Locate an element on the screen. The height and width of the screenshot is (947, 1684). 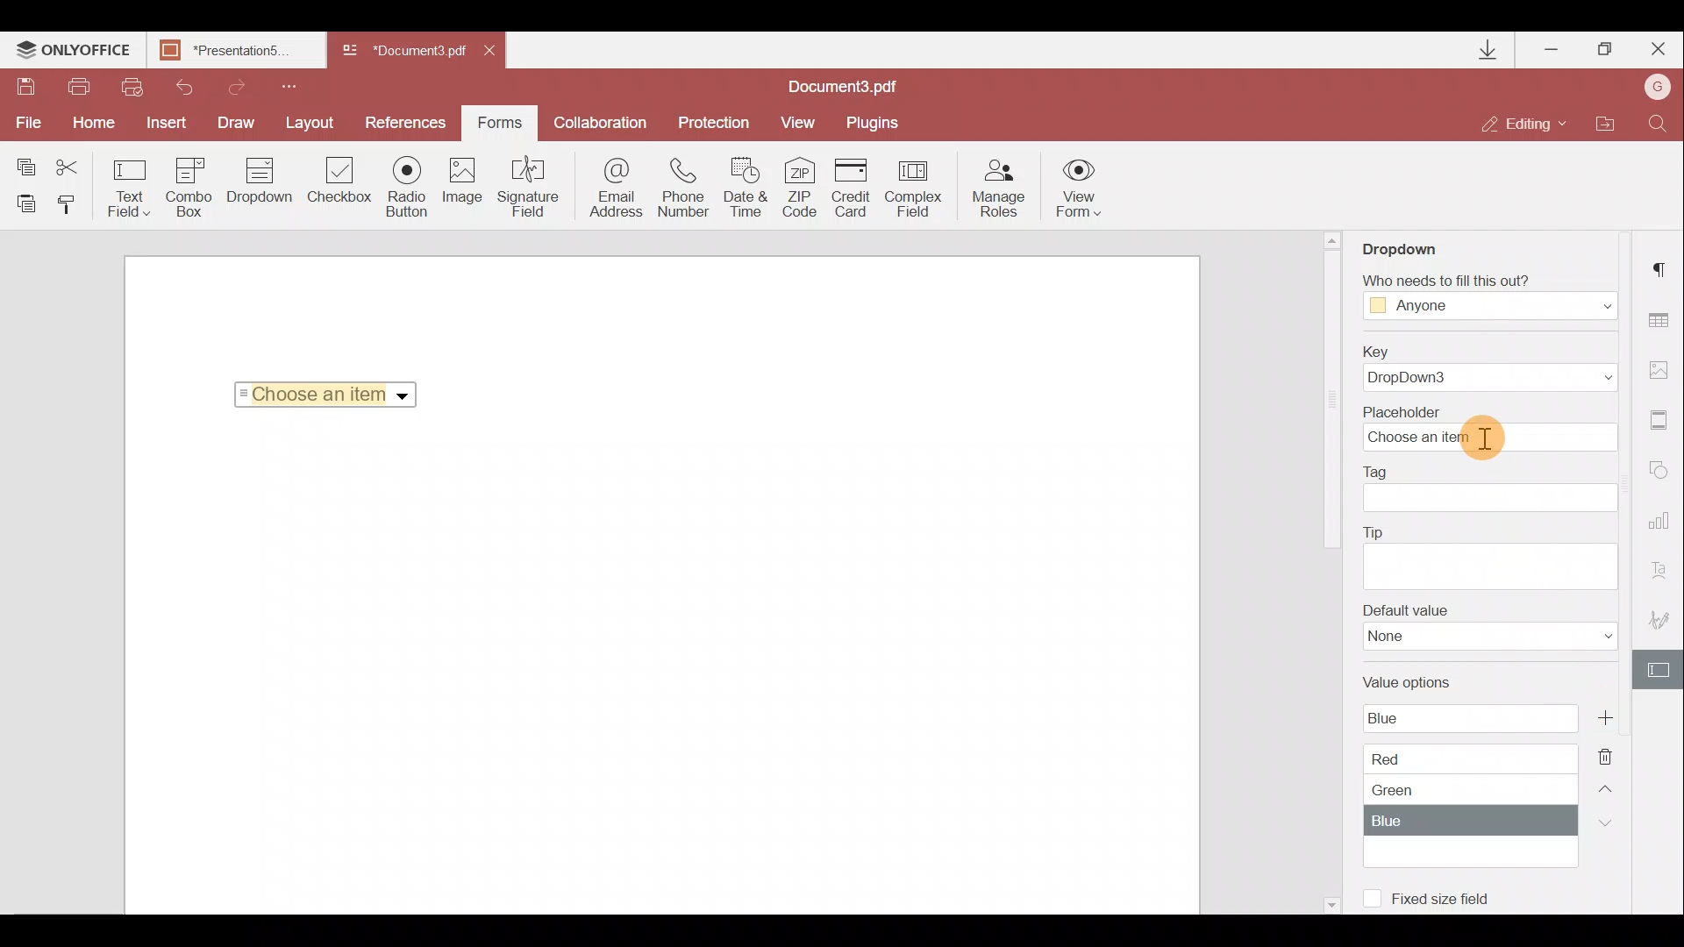
Scroll down is located at coordinates (1330, 902).